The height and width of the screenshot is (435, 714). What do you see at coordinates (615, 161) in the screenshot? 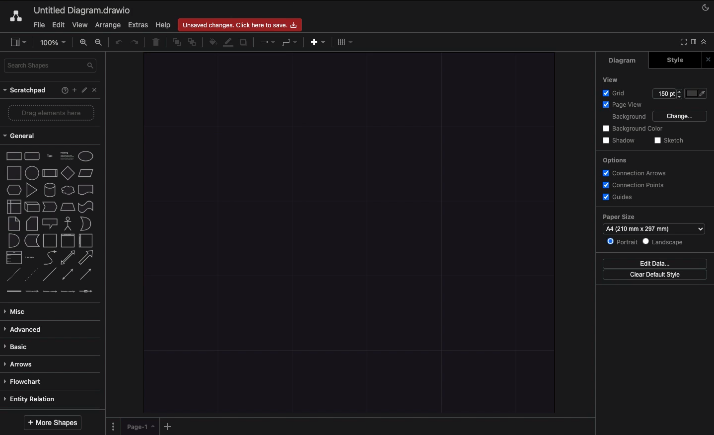
I see `Options` at bounding box center [615, 161].